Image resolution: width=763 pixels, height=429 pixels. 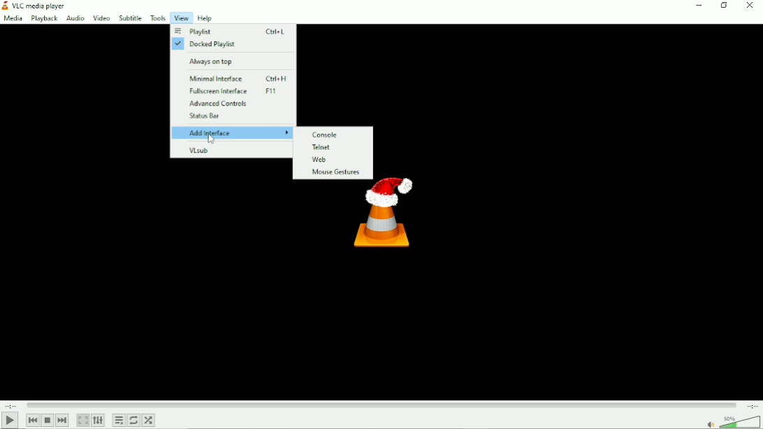 What do you see at coordinates (750, 6) in the screenshot?
I see `Close` at bounding box center [750, 6].